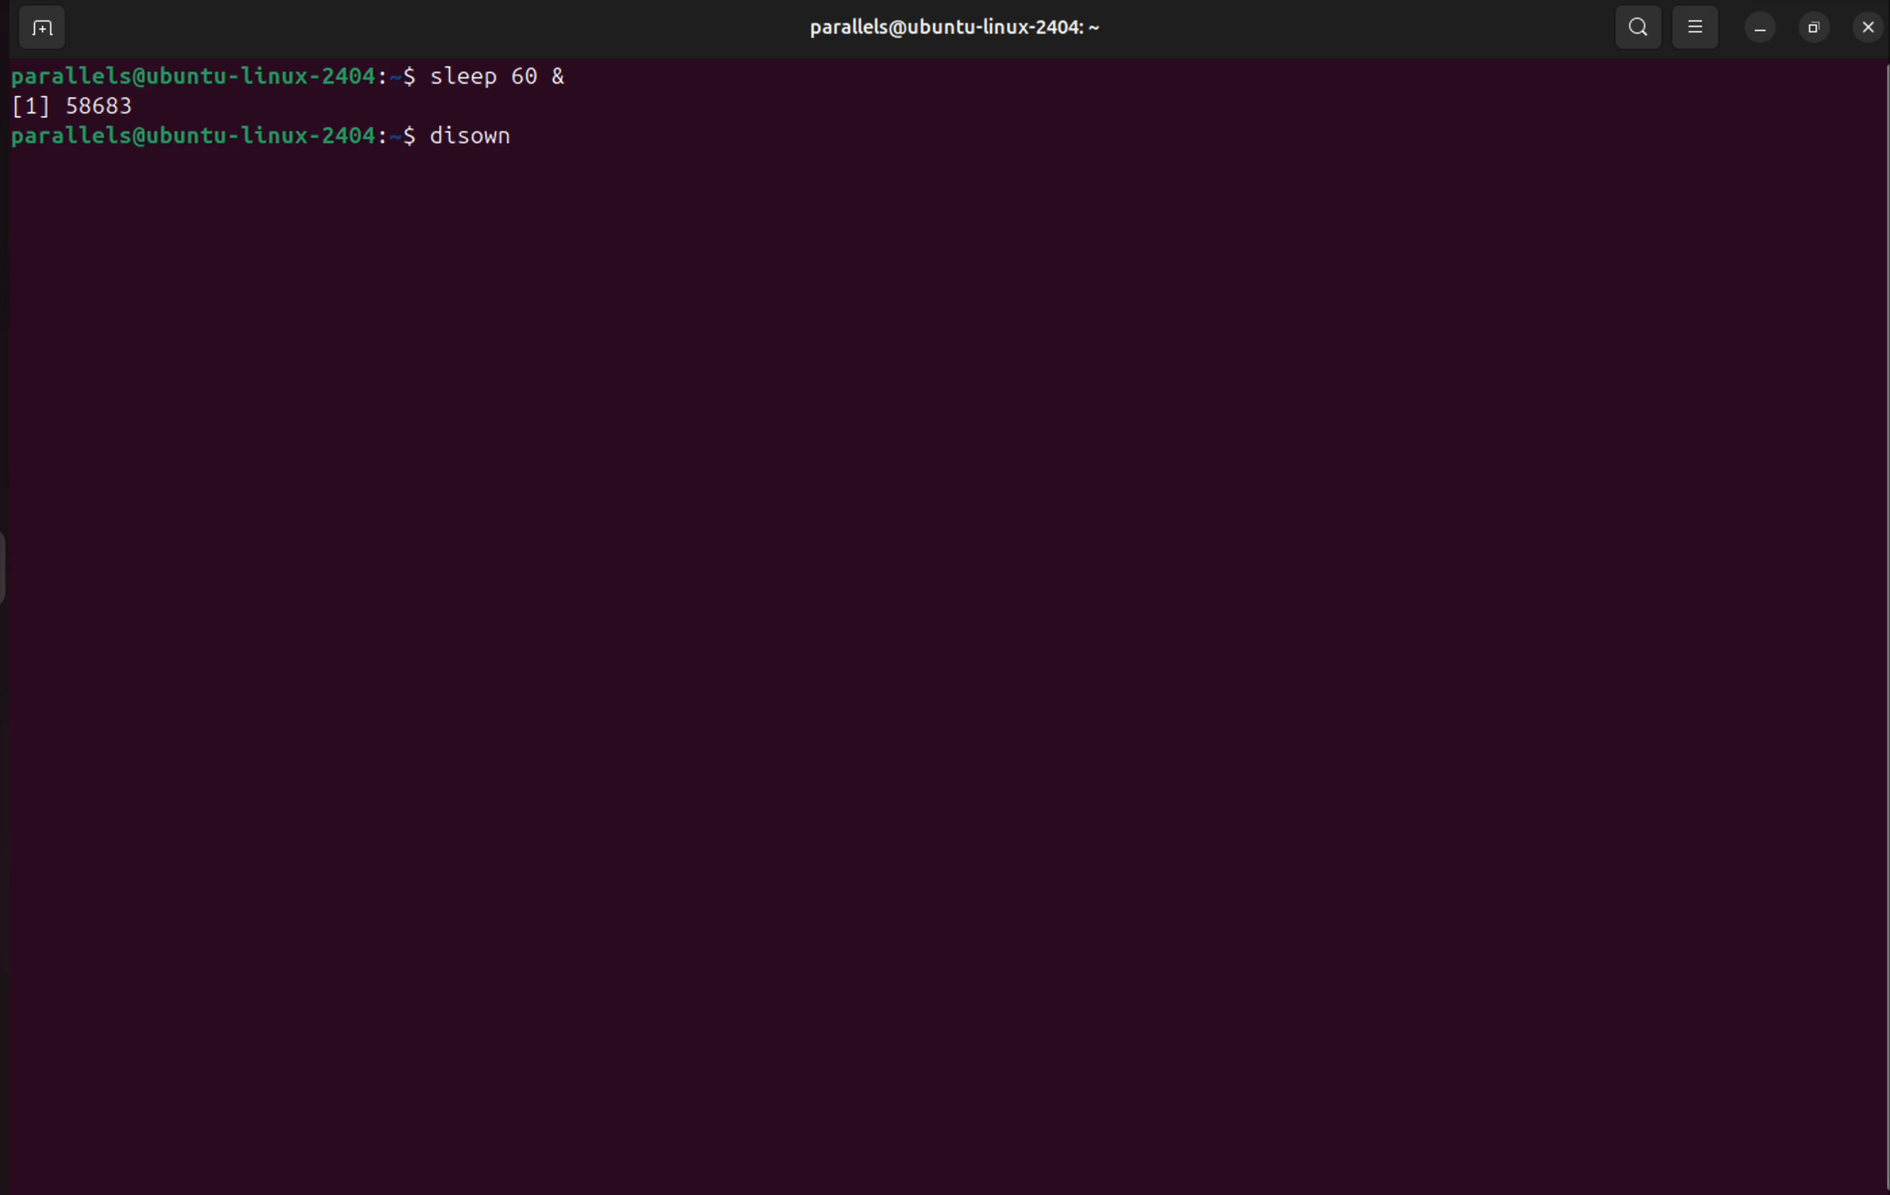 This screenshot has height=1195, width=1890. What do you see at coordinates (512, 75) in the screenshot?
I see `sleep60 &` at bounding box center [512, 75].